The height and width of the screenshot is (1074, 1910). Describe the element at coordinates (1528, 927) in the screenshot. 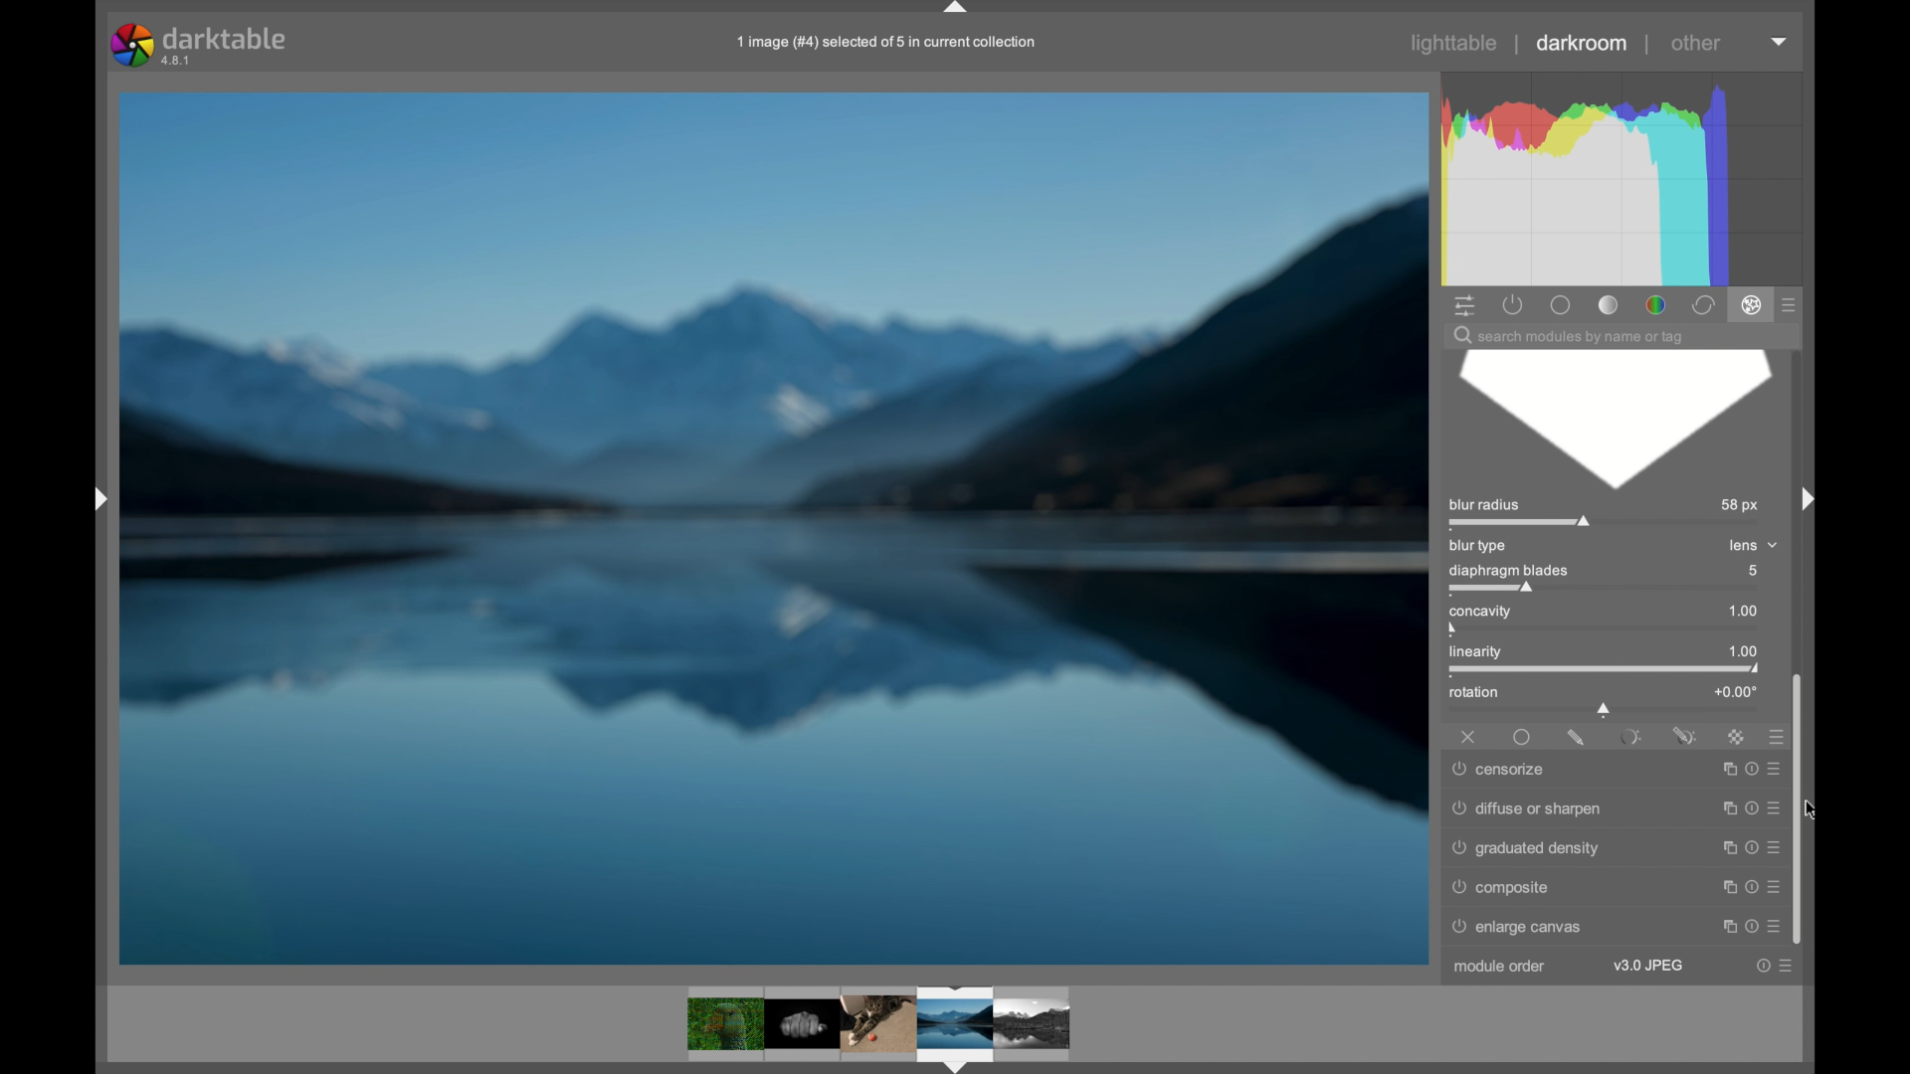

I see `enlarge canvas` at that location.